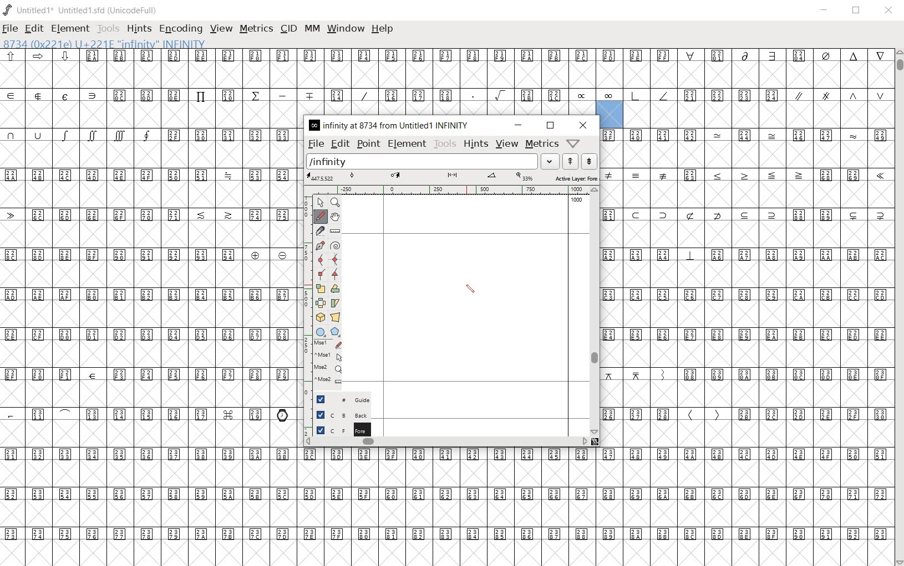 This screenshot has width=904, height=566. Describe the element at coordinates (890, 11) in the screenshot. I see `close` at that location.